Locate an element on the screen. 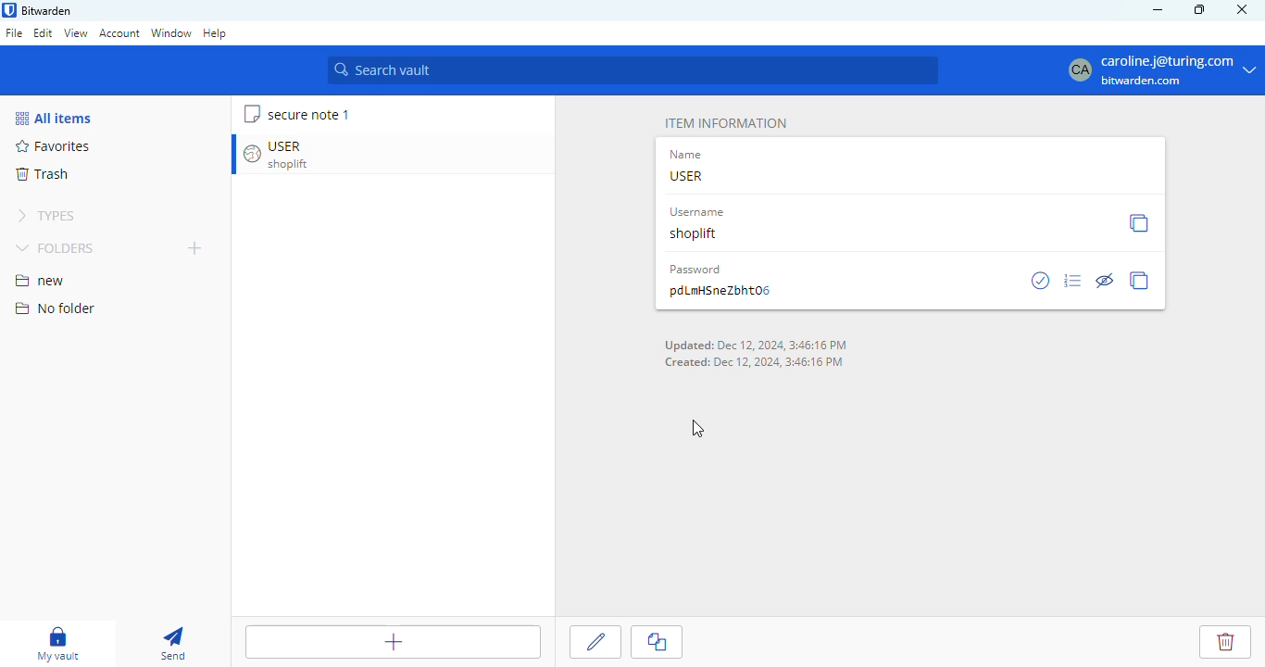 Image resolution: width=1265 pixels, height=667 pixels. help is located at coordinates (215, 32).